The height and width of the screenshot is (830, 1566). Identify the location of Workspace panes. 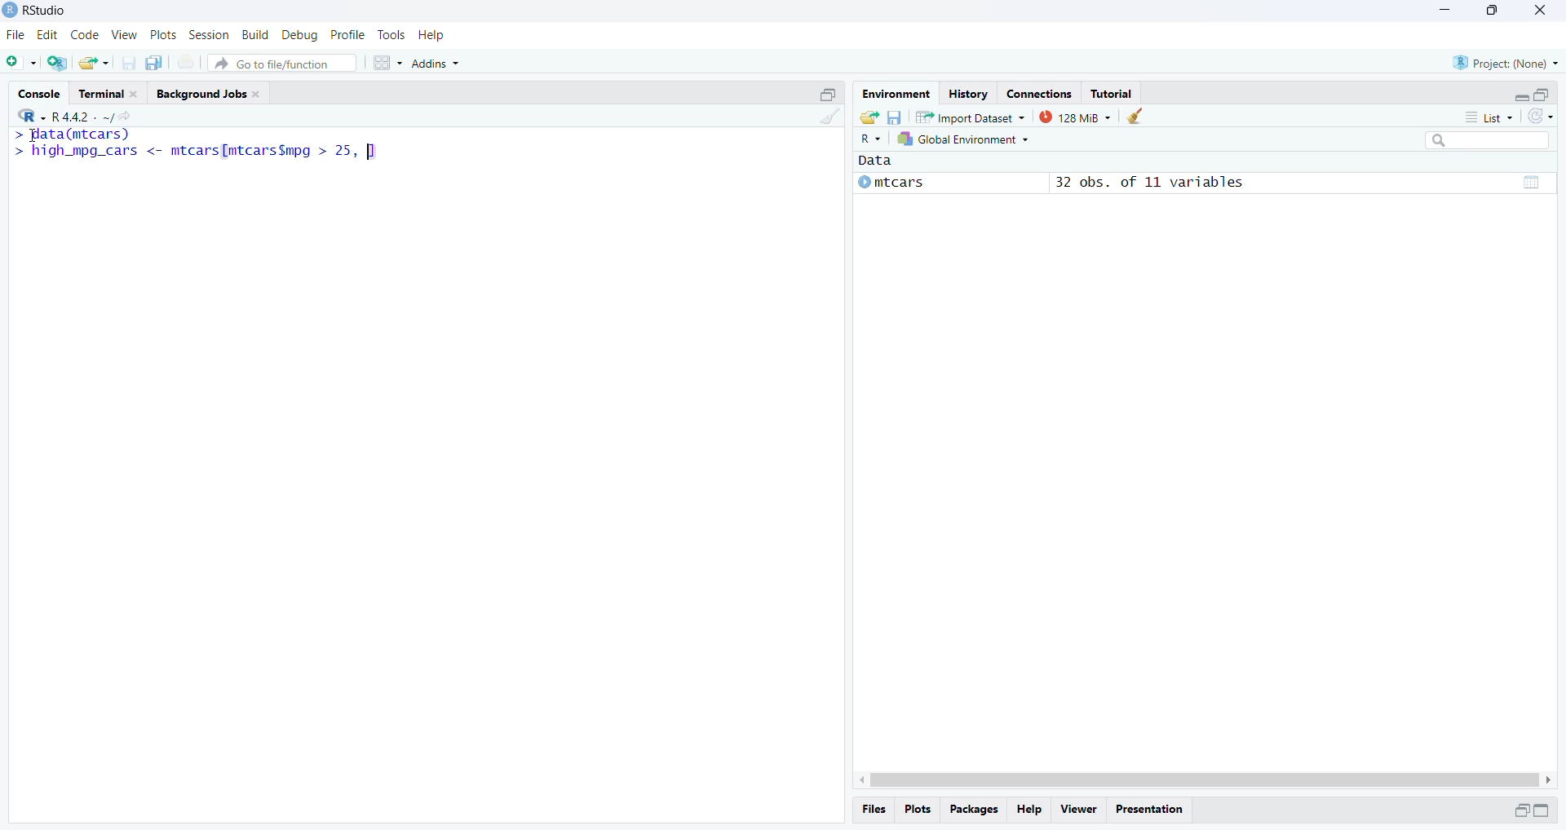
(387, 64).